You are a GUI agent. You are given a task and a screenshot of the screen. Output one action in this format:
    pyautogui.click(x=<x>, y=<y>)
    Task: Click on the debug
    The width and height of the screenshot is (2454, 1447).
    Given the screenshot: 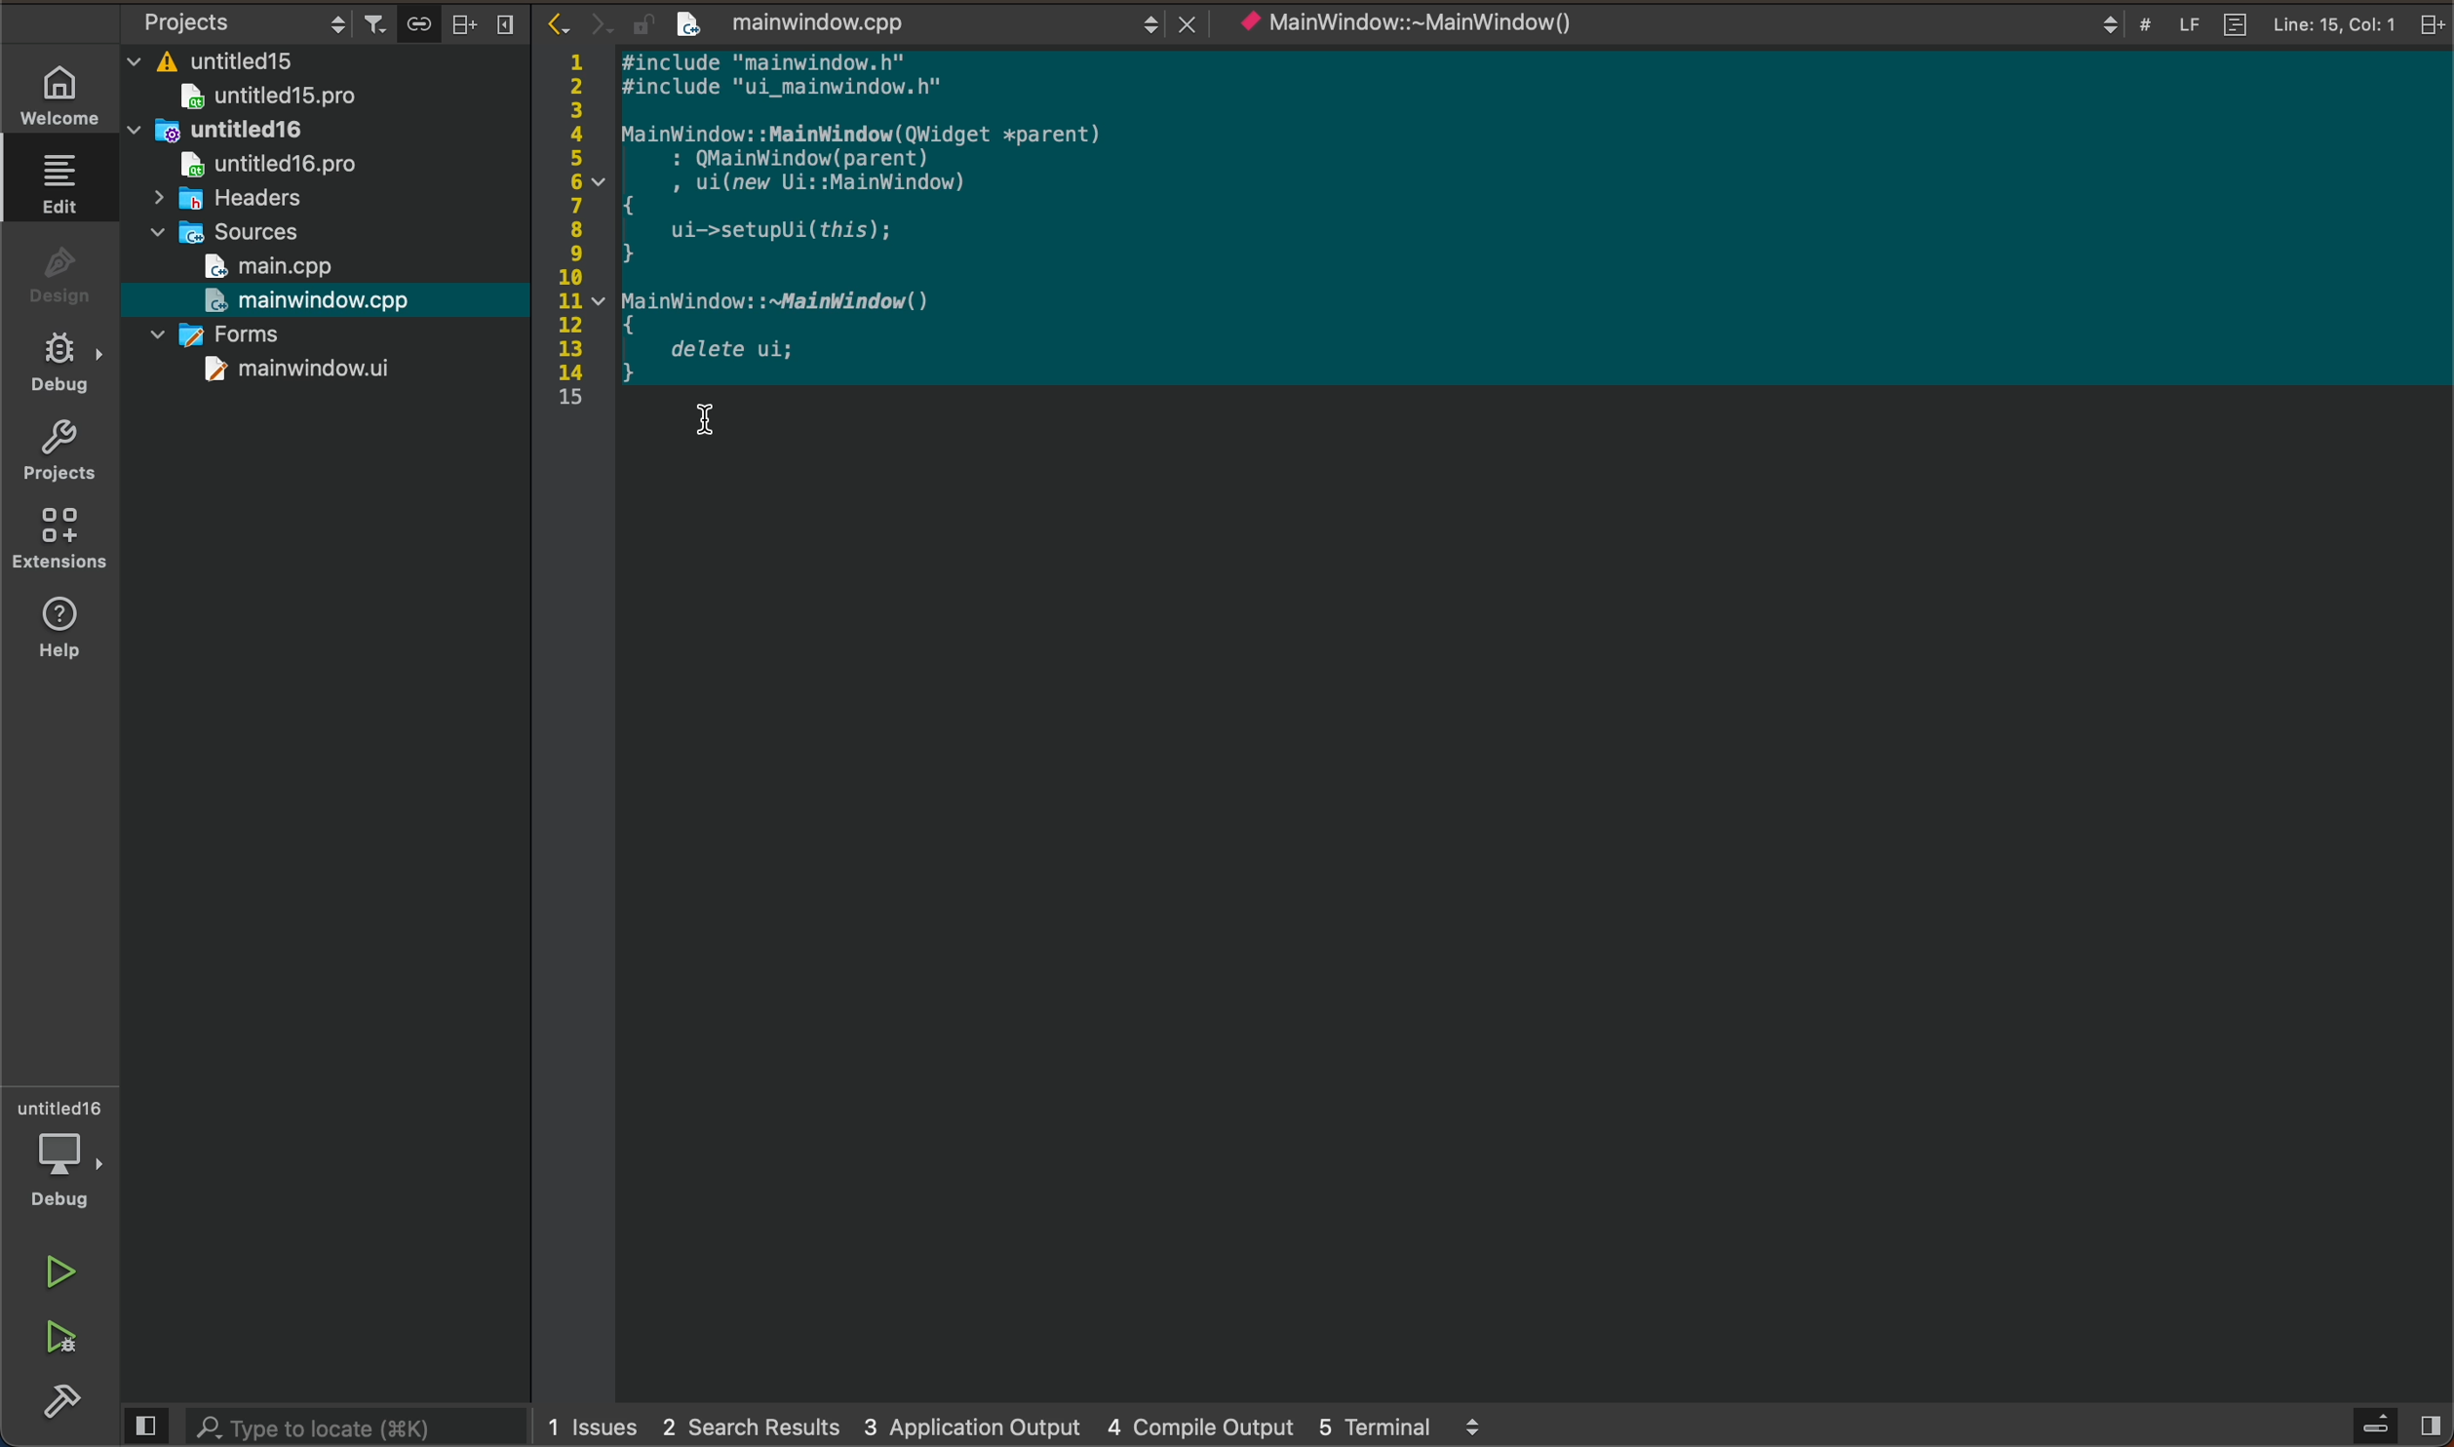 What is the action you would take?
    pyautogui.click(x=56, y=360)
    